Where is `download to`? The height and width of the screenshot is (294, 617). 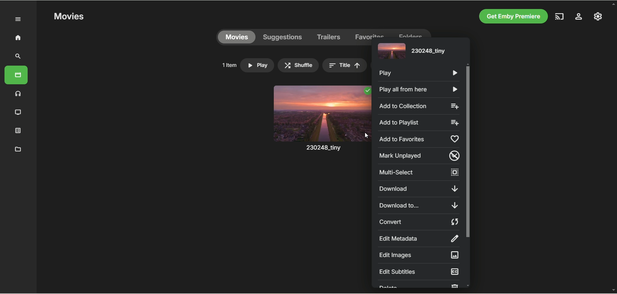
download to is located at coordinates (418, 205).